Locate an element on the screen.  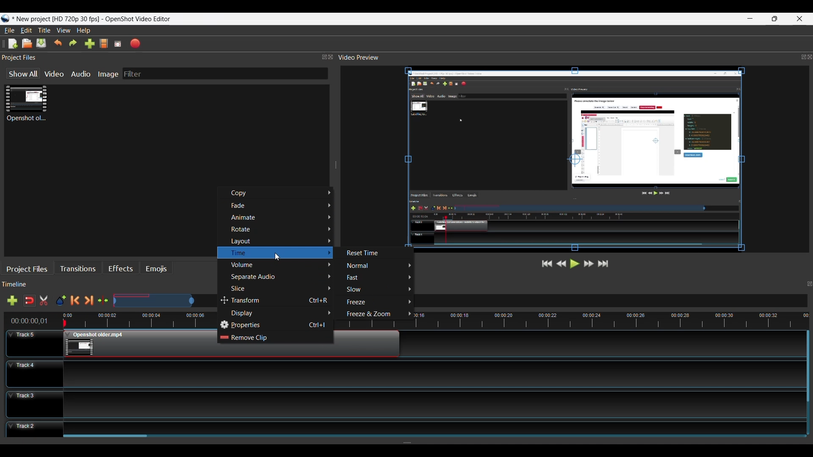
Close is located at coordinates (799, 19).